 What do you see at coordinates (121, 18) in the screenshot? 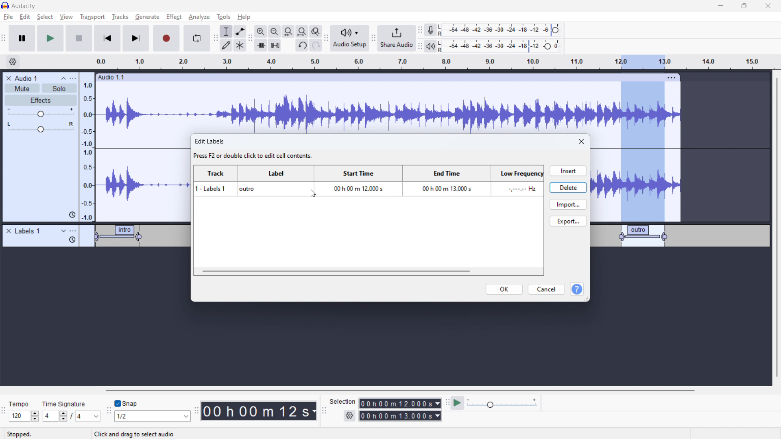
I see `tracks` at bounding box center [121, 18].